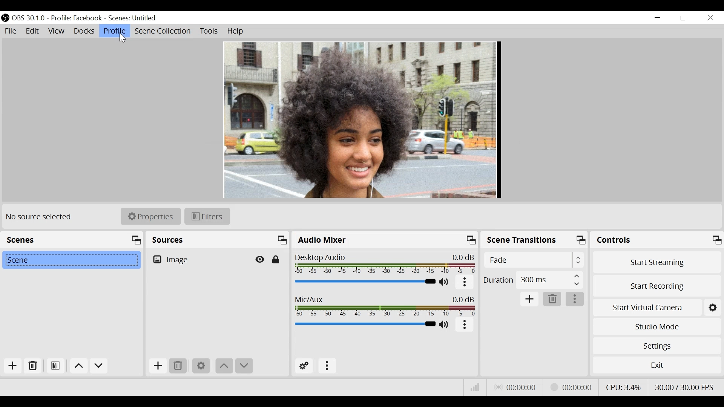  What do you see at coordinates (305, 366) in the screenshot?
I see `Advanced Audio Settings` at bounding box center [305, 366].